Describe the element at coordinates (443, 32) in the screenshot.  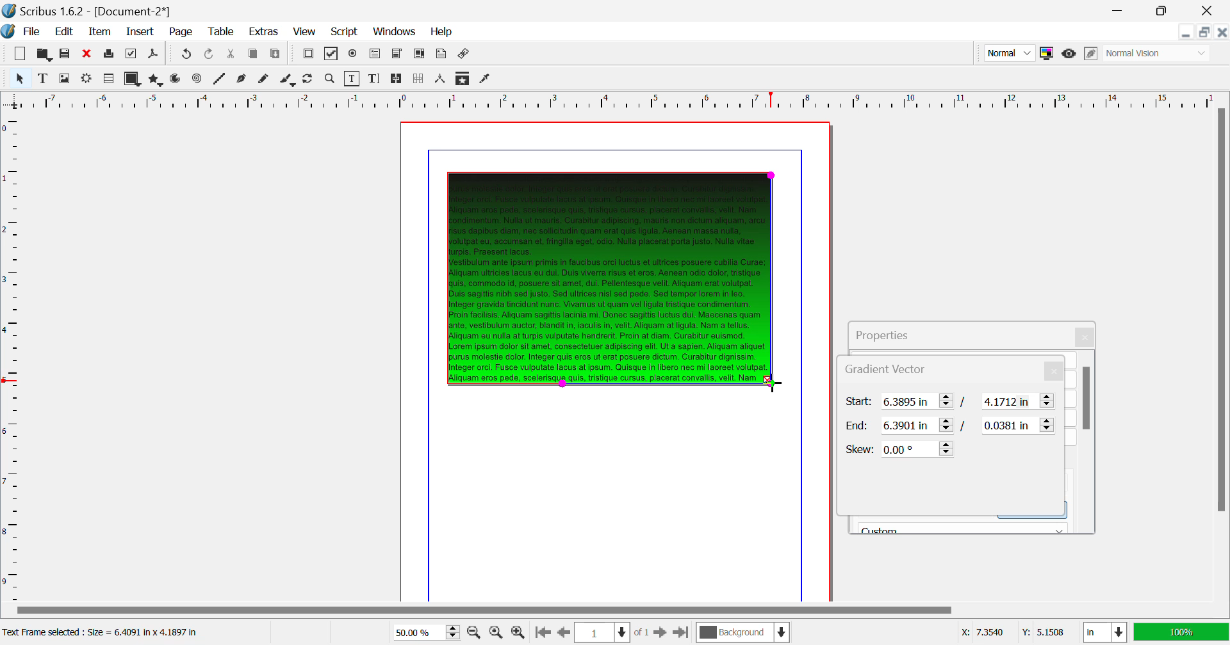
I see `Help` at that location.